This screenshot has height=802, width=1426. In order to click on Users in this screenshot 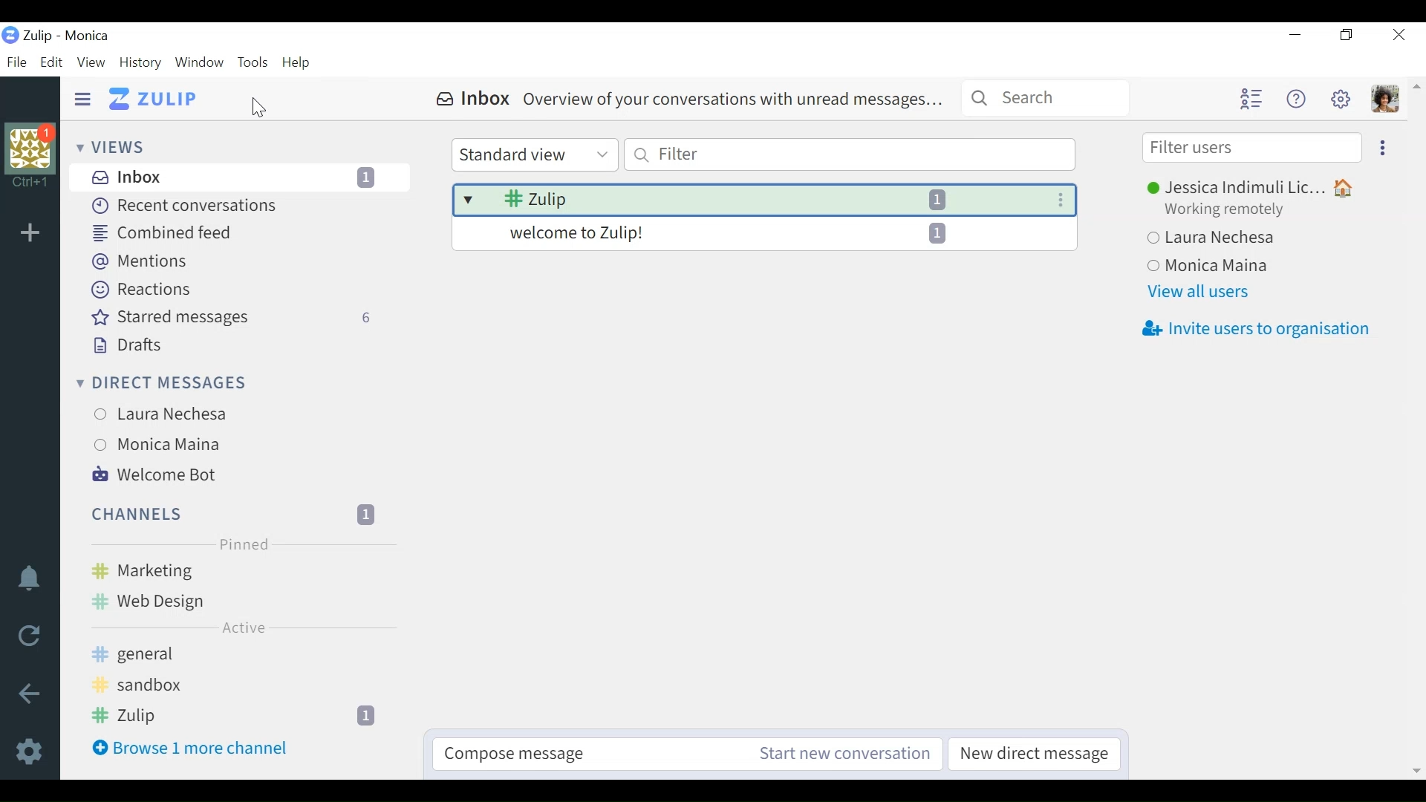, I will do `click(1253, 199)`.